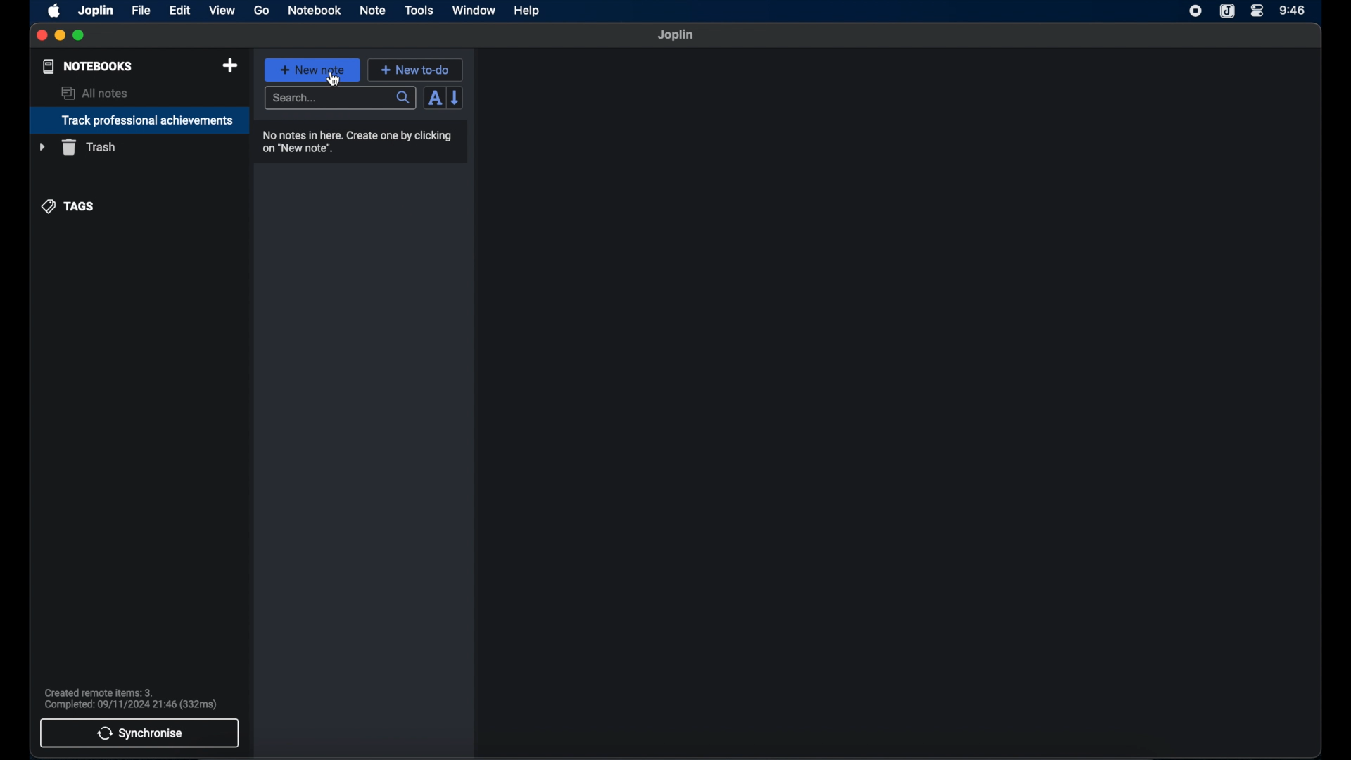  Describe the element at coordinates (340, 99) in the screenshot. I see `search bar` at that location.